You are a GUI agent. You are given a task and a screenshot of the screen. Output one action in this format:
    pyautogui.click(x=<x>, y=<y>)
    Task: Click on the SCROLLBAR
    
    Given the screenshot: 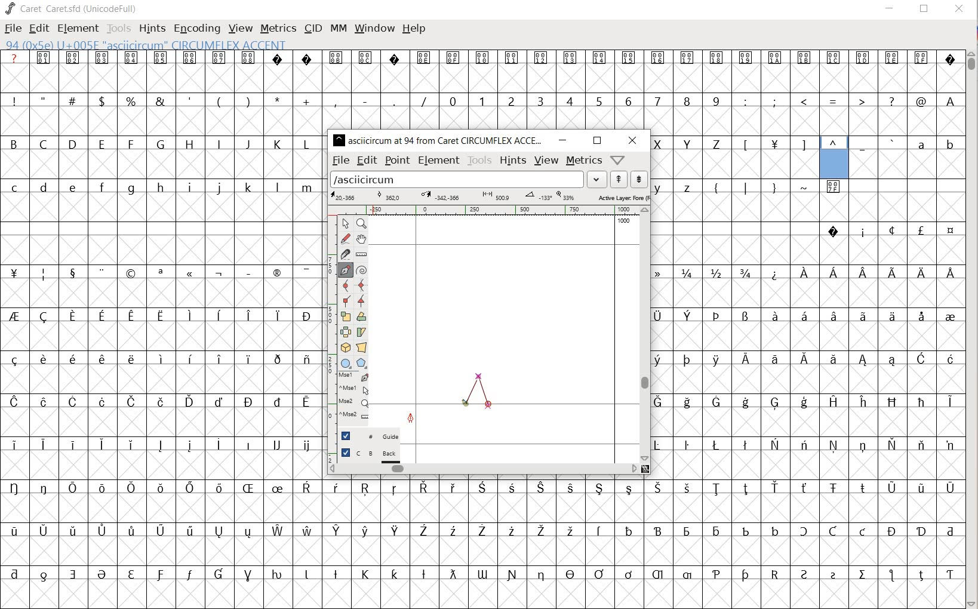 What is the action you would take?
    pyautogui.click(x=598, y=470)
    